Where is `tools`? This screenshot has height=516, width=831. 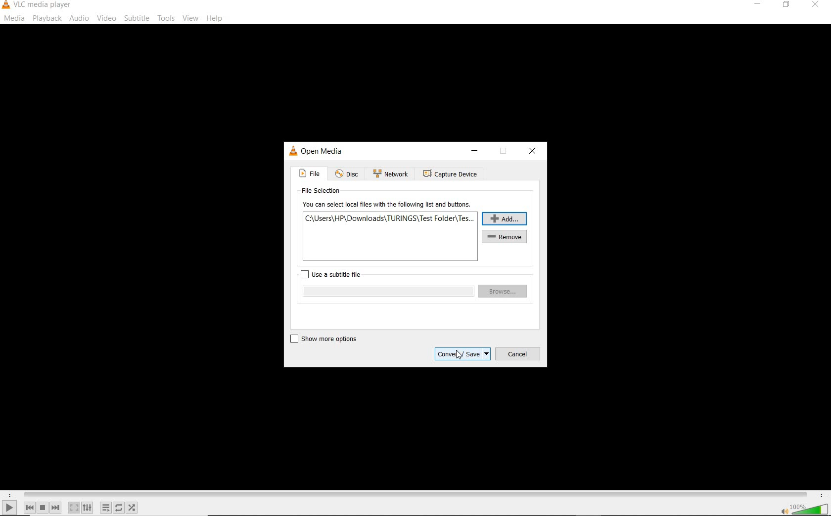
tools is located at coordinates (165, 17).